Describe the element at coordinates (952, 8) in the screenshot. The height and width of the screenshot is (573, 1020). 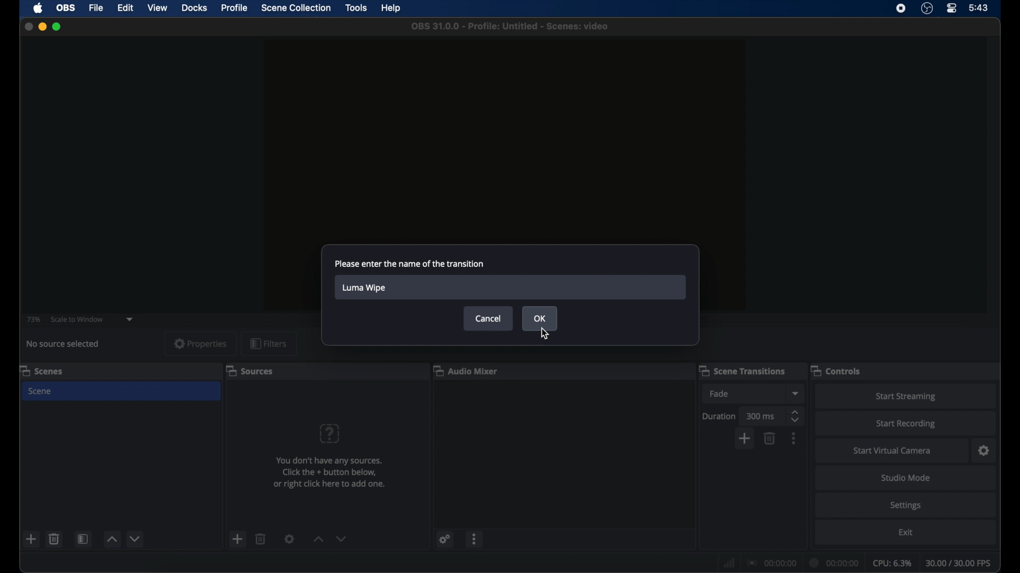
I see `control center` at that location.